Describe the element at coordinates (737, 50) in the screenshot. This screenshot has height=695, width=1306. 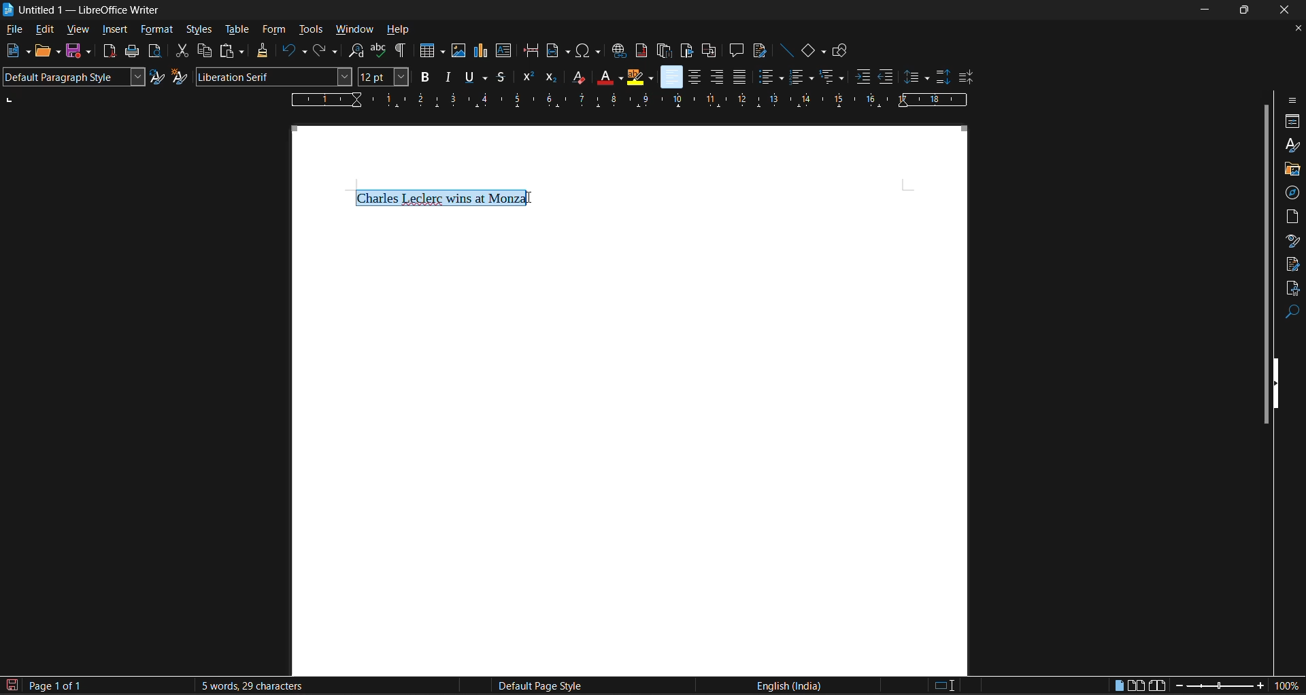
I see `insert comments` at that location.